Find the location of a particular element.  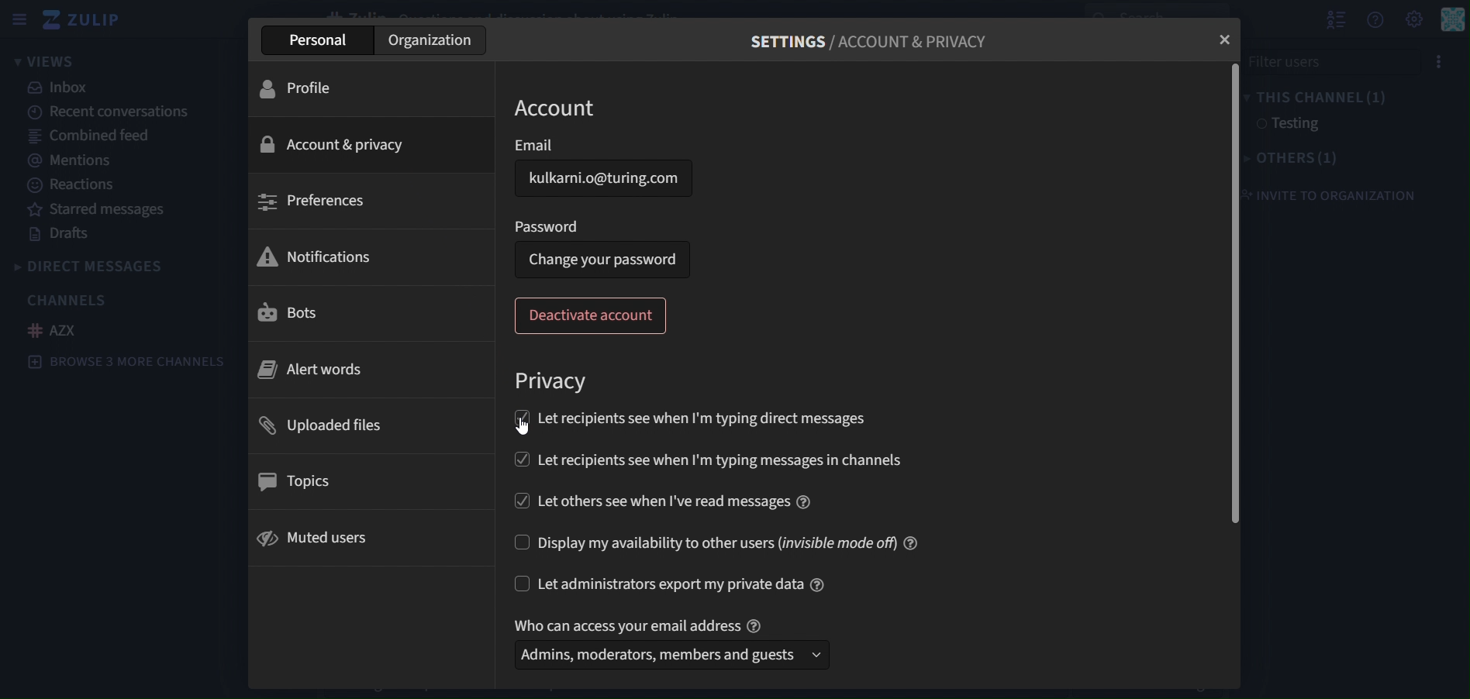

Admins, moderators, members and guests is located at coordinates (667, 655).